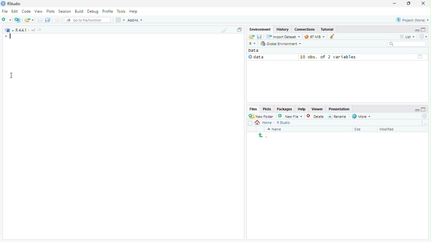 The width and height of the screenshot is (431, 242). I want to click on Files, so click(254, 109).